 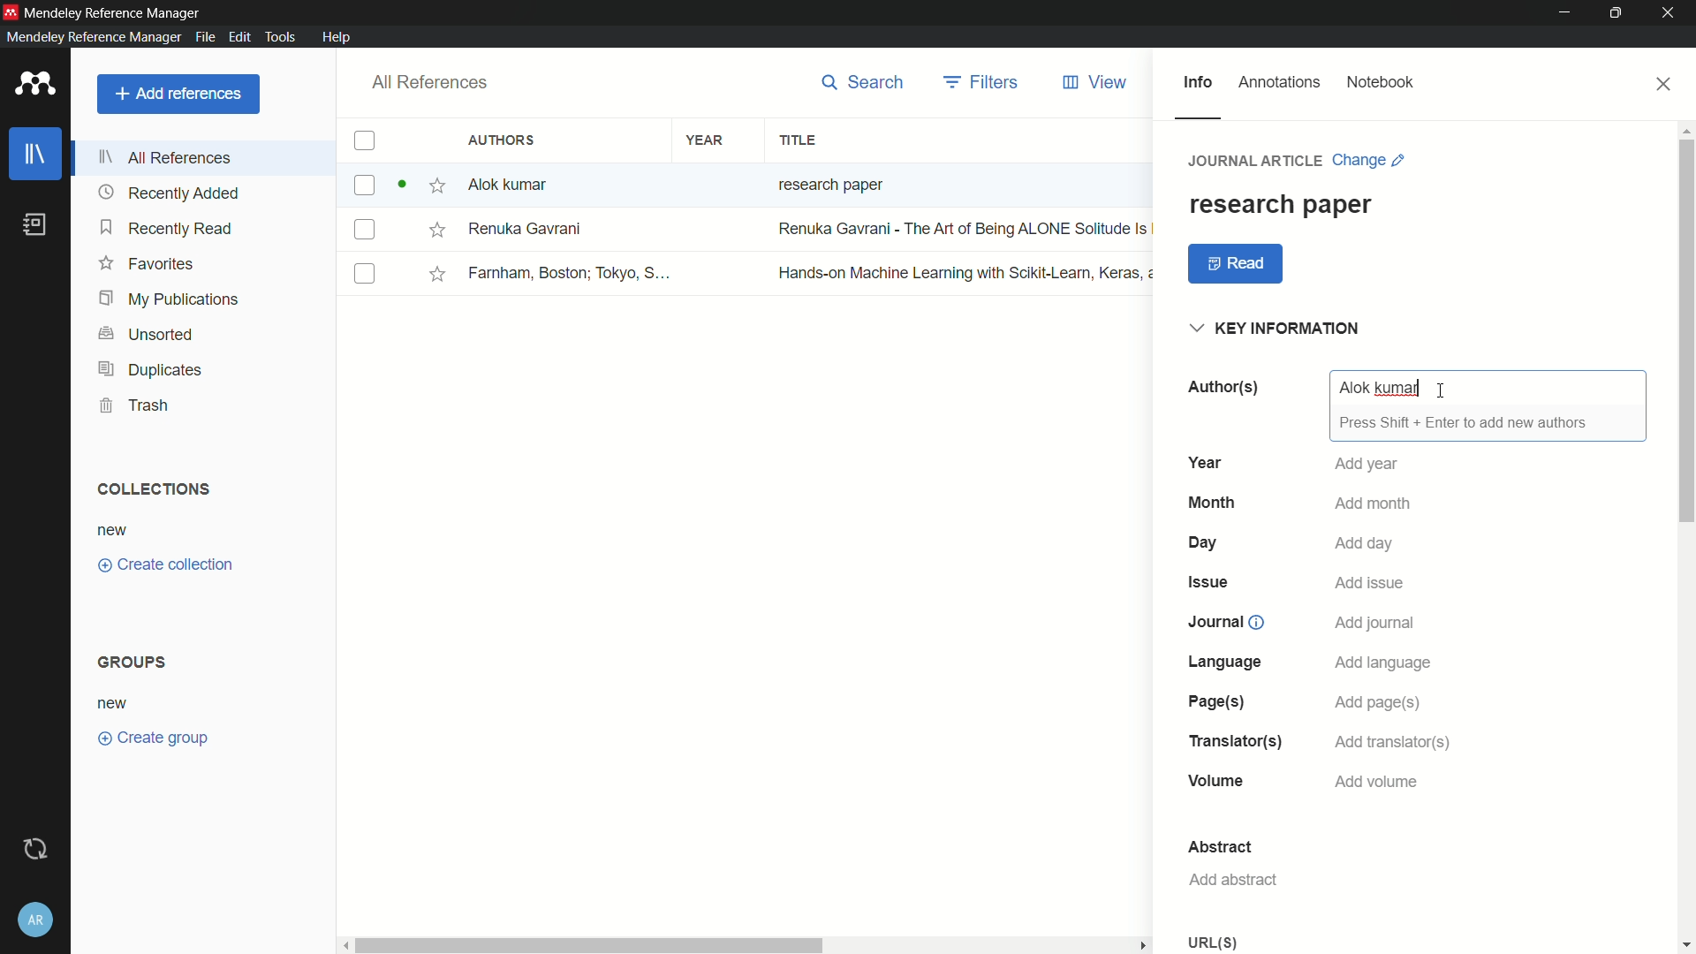 I want to click on add language, so click(x=1384, y=662).